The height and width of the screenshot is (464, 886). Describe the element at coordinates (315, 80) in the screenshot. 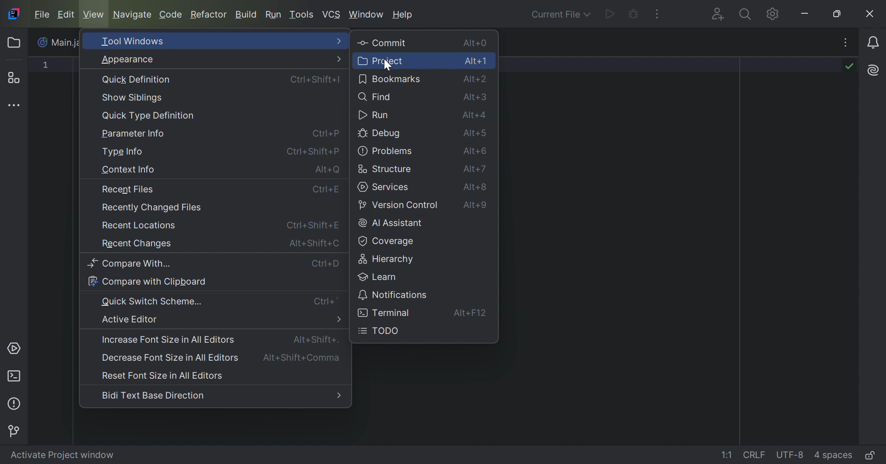

I see `Ctrl+Shift+I` at that location.